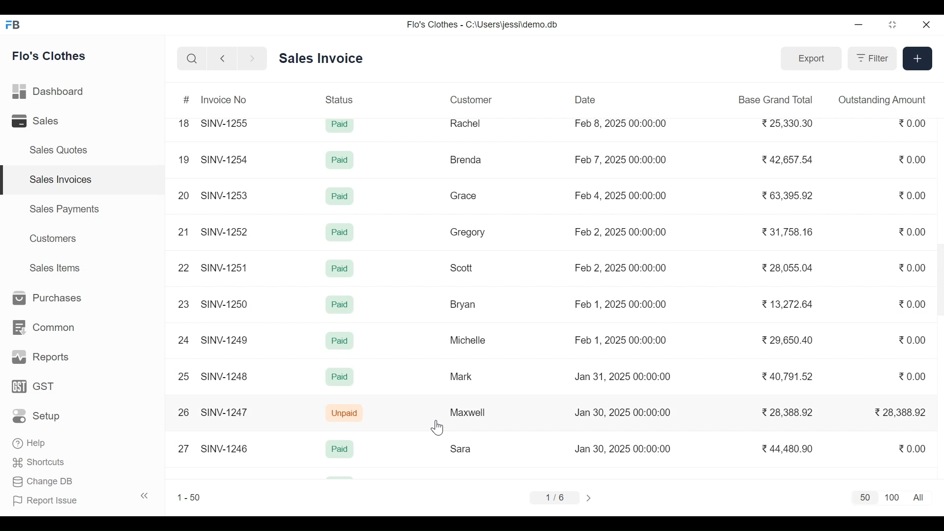 The height and width of the screenshot is (531, 944). I want to click on Flo's Clothes - C:\Users\jessi\demo.db, so click(484, 24).